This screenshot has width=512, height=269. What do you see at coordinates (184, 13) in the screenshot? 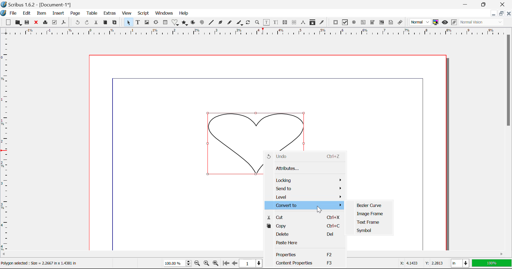
I see `Help` at bounding box center [184, 13].